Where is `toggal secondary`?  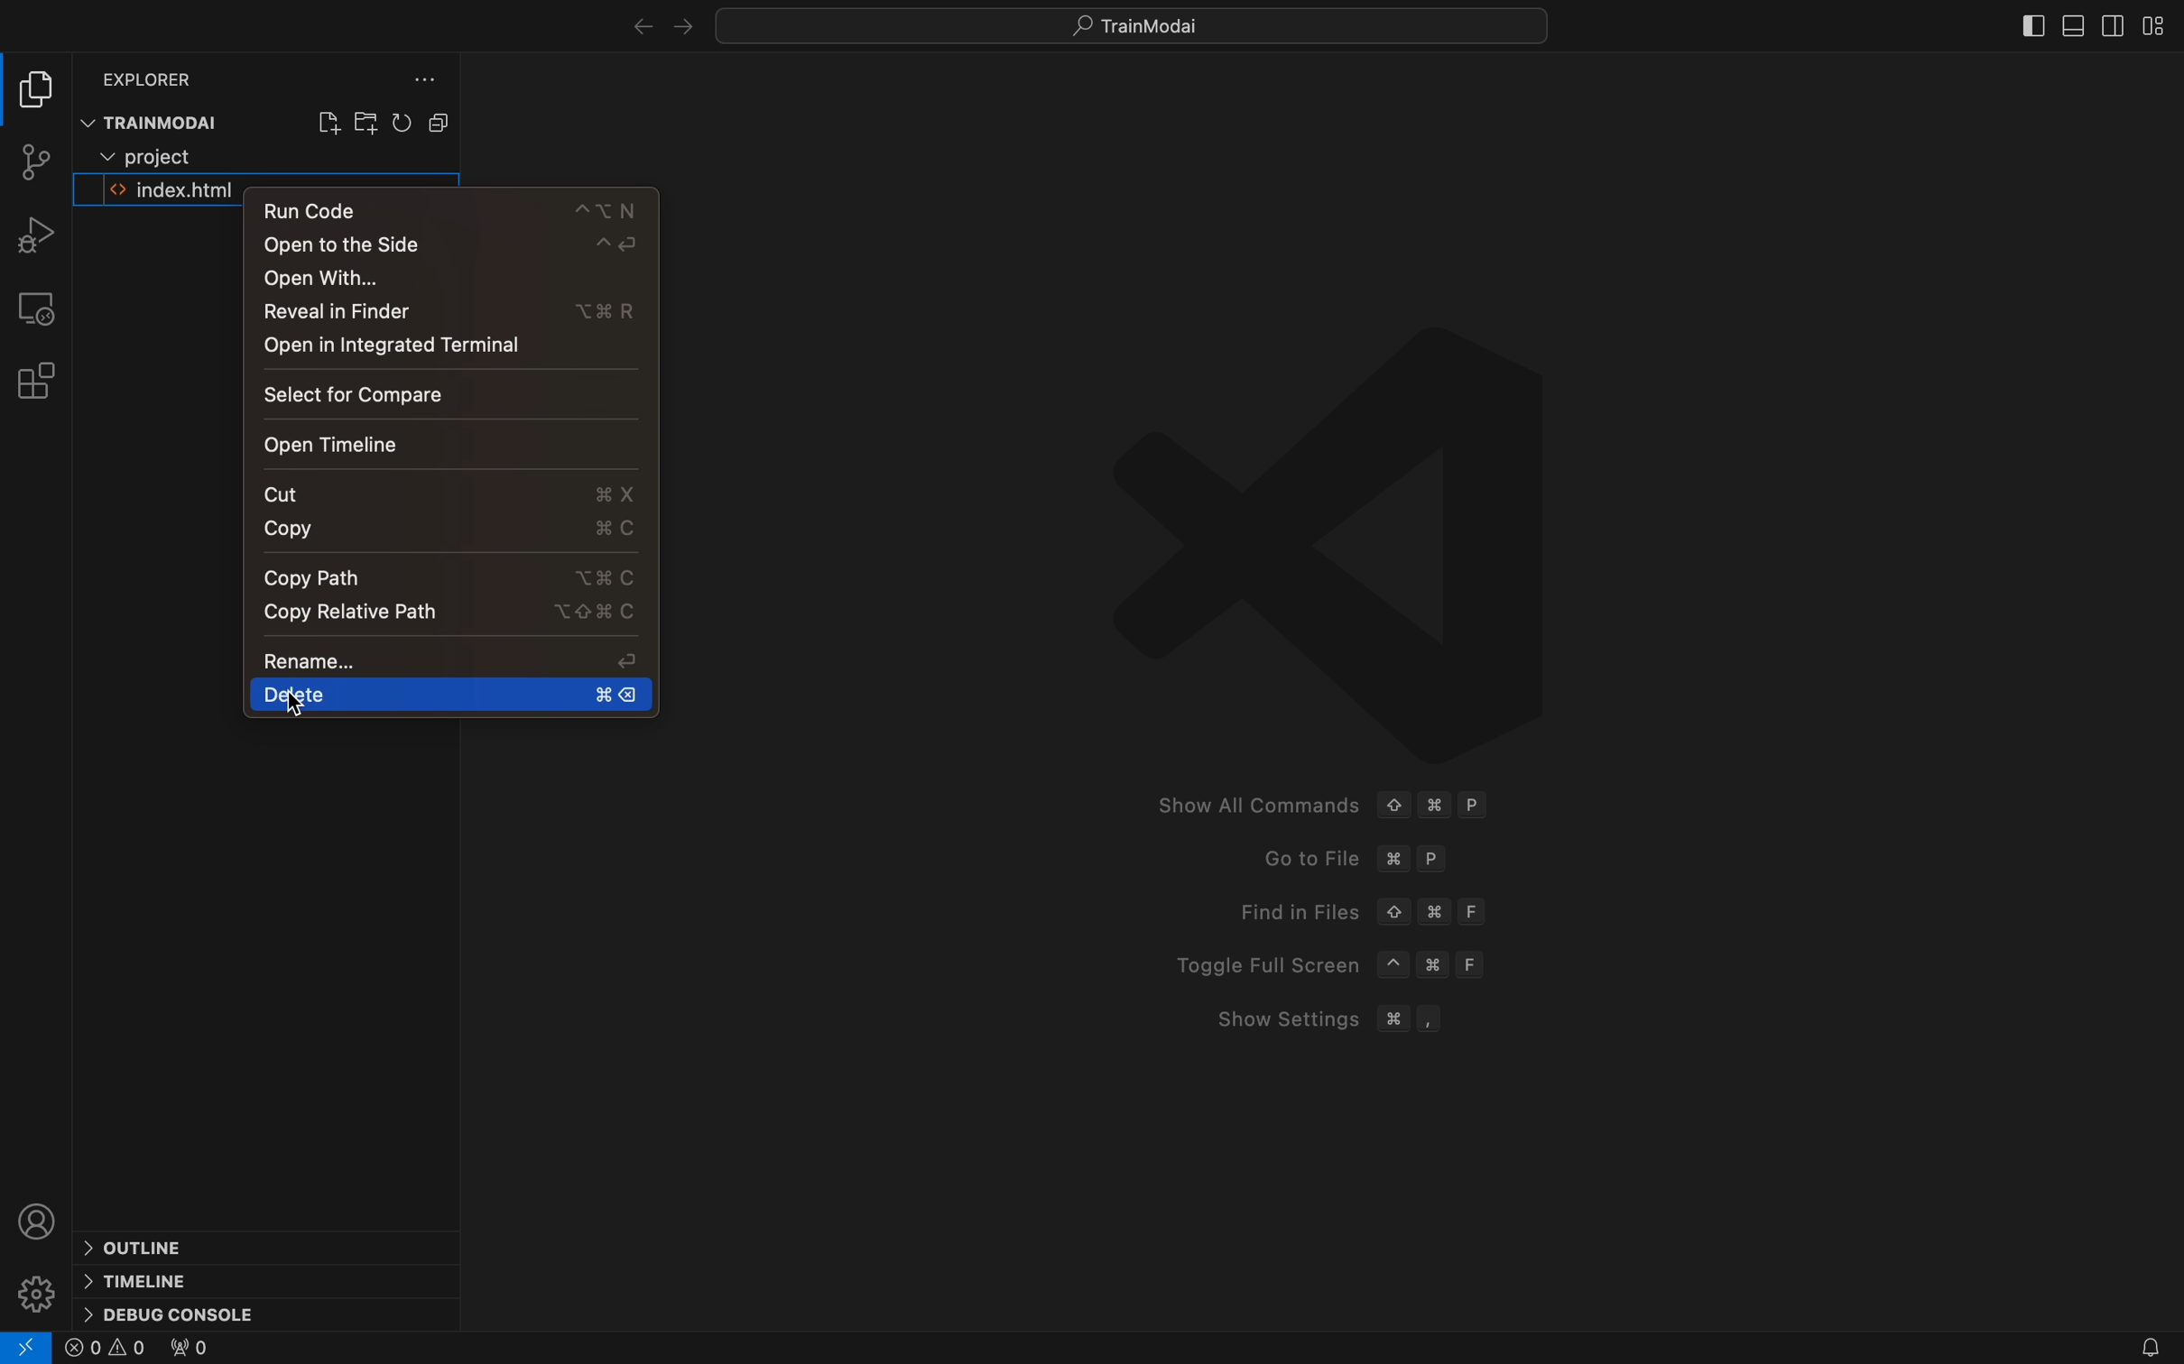
toggal secondary is located at coordinates (2115, 26).